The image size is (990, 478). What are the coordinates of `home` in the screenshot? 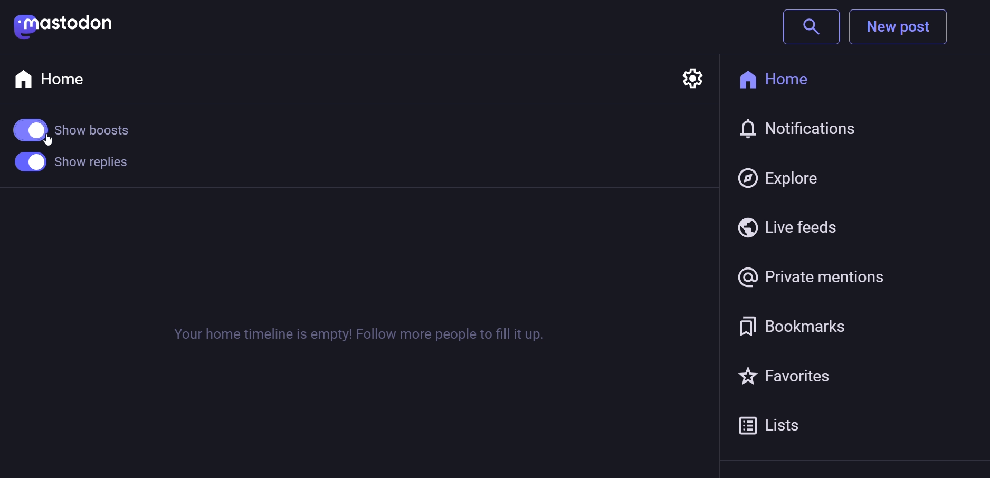 It's located at (787, 78).